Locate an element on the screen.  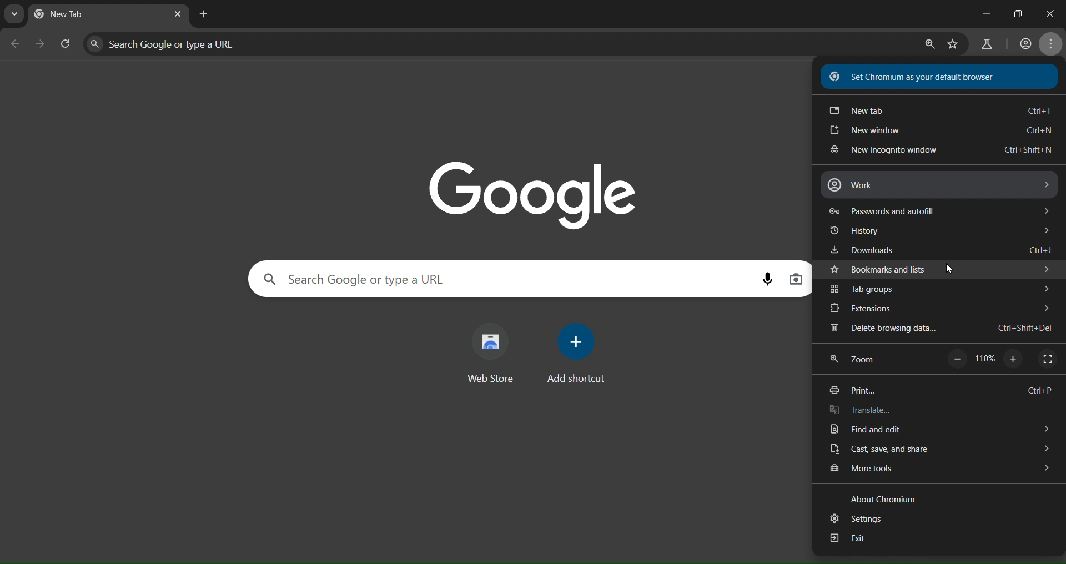
extensions is located at coordinates (941, 308).